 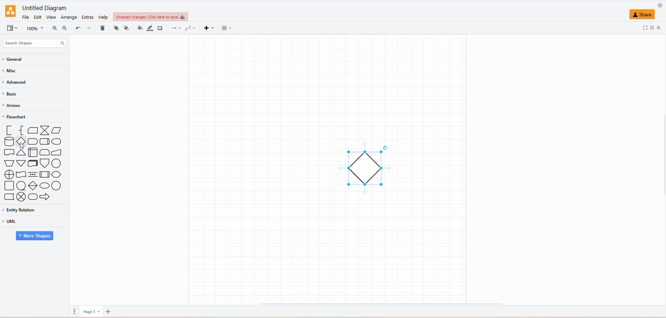 I want to click on MORE SHAPES, so click(x=34, y=235).